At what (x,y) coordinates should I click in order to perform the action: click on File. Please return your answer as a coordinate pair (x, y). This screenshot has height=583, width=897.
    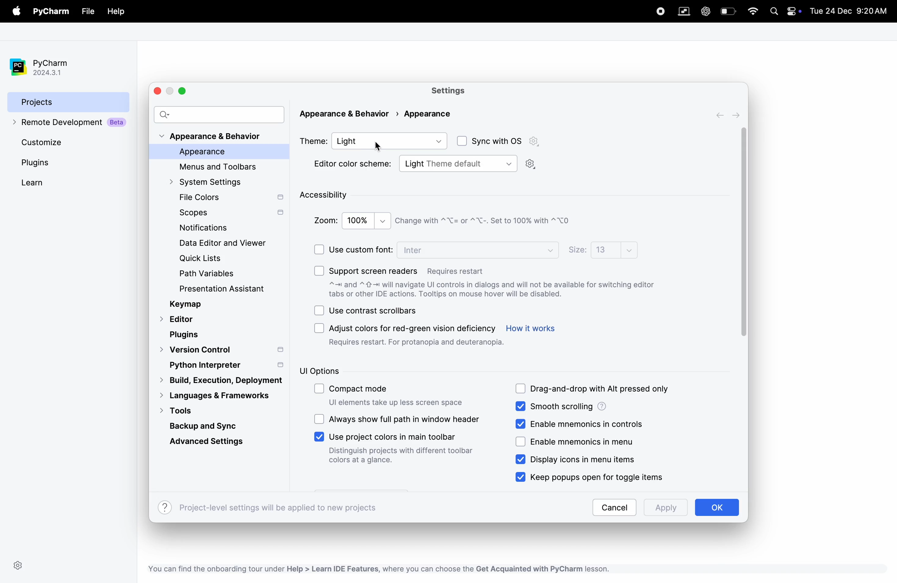
    Looking at the image, I should click on (87, 12).